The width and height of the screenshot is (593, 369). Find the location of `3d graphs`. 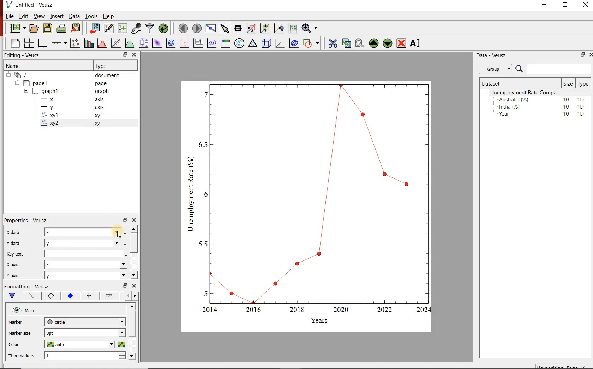

3d graphs is located at coordinates (280, 43).